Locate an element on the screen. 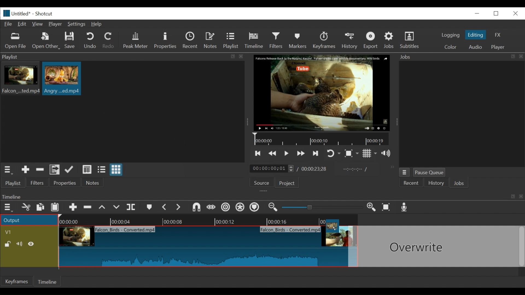  Keyframes is located at coordinates (17, 281).